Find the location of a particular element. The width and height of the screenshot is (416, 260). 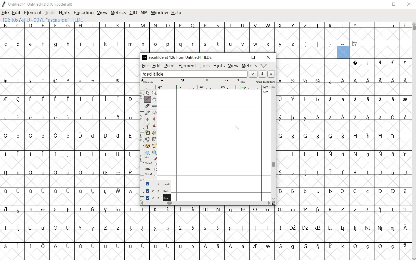

file is located at coordinates (145, 65).